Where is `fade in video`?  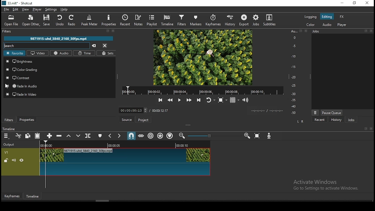
fade in video is located at coordinates (59, 94).